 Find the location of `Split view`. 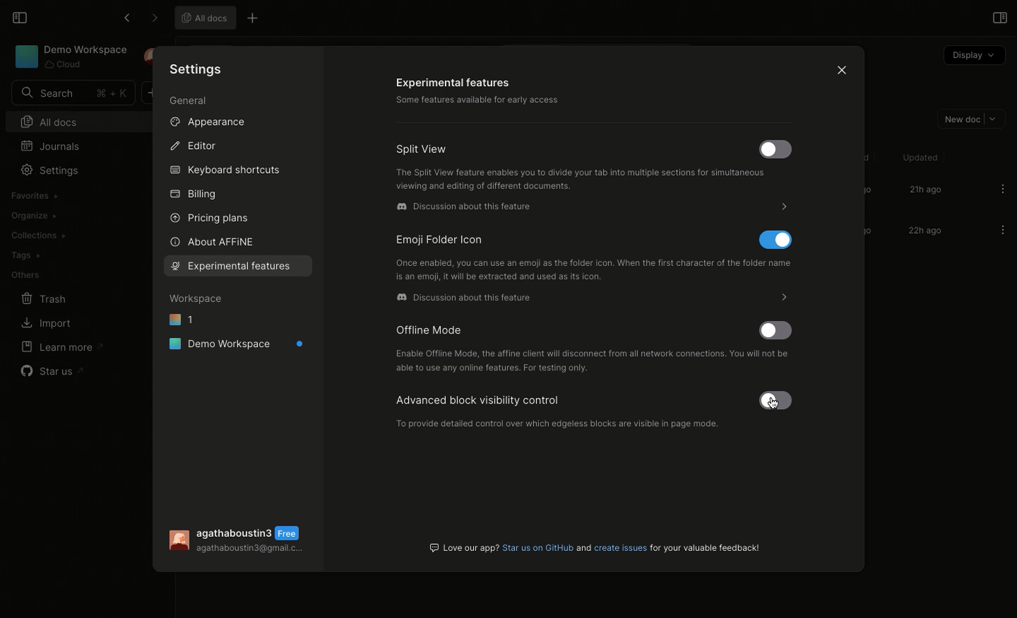

Split view is located at coordinates (574, 166).